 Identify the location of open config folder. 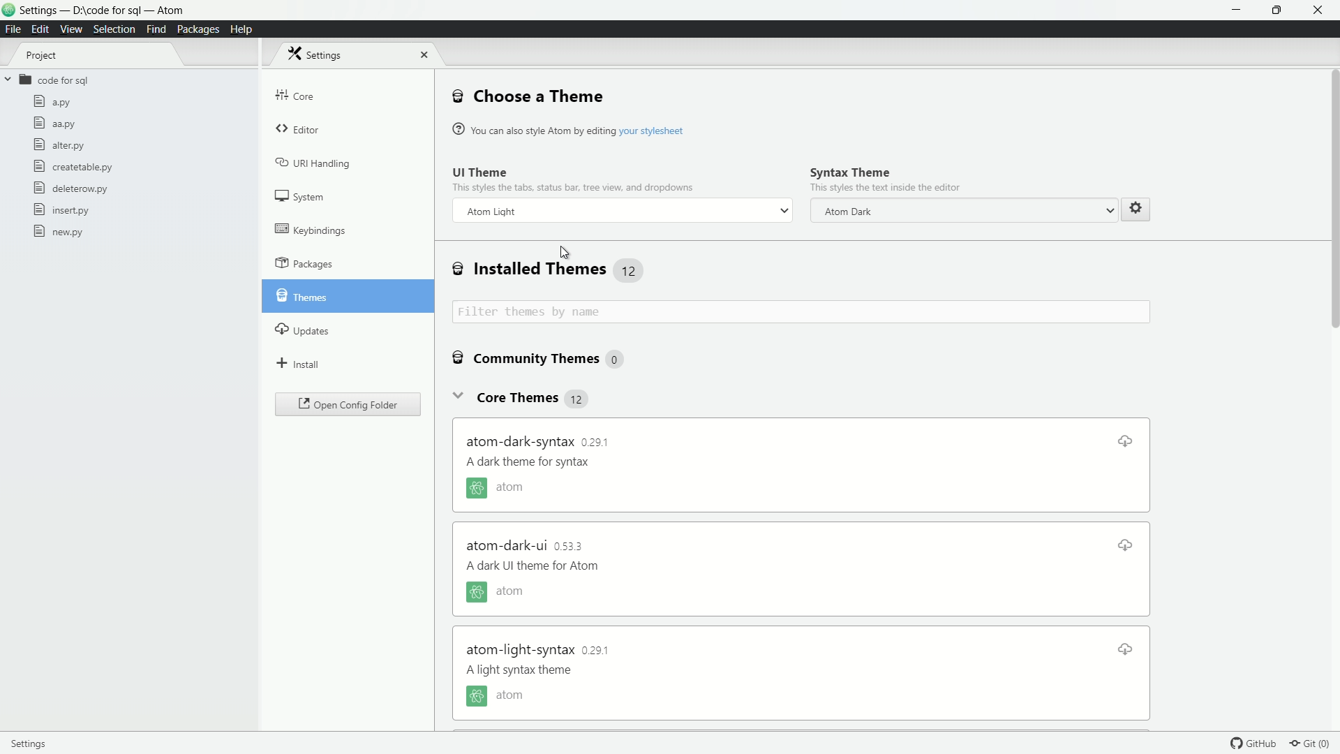
(348, 406).